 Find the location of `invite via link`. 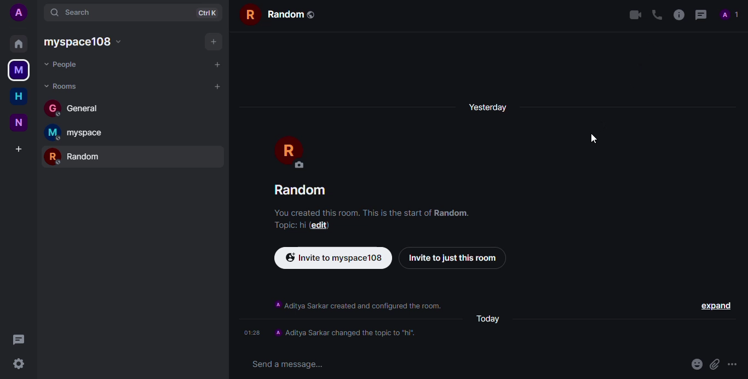

invite via link is located at coordinates (336, 257).